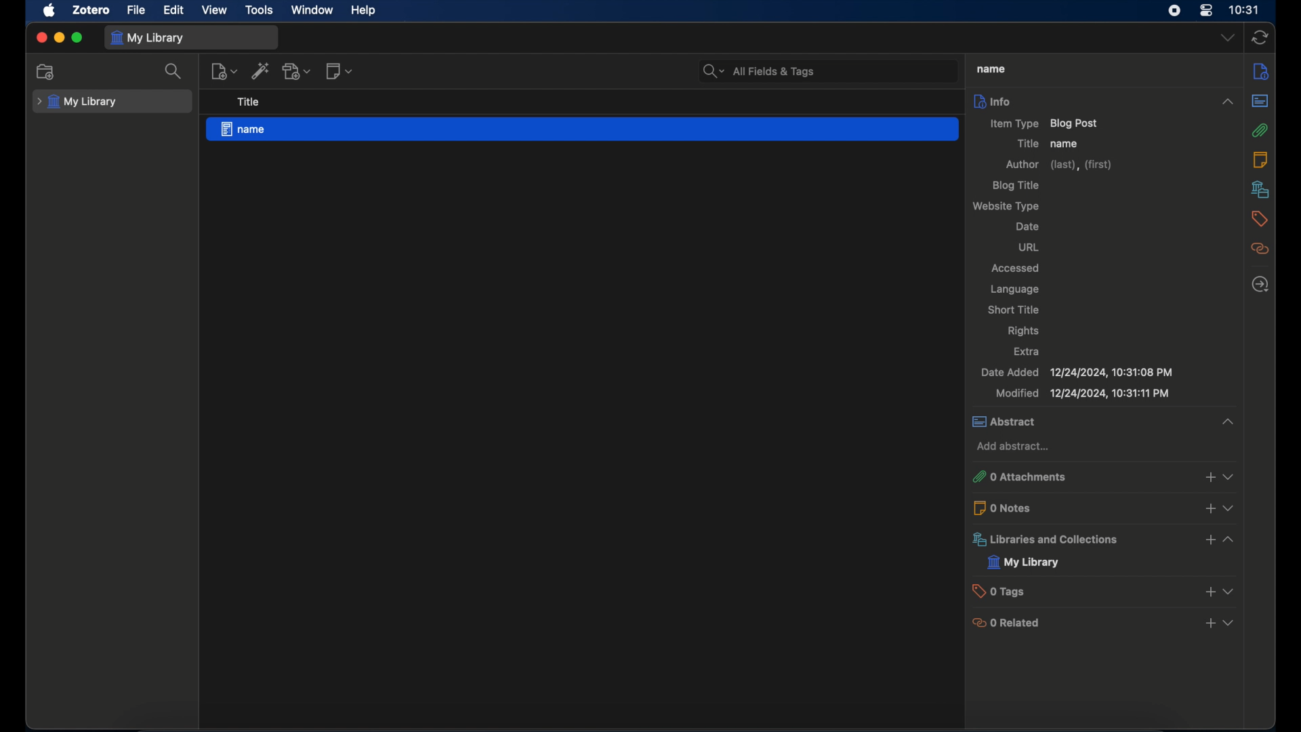 The width and height of the screenshot is (1301, 732). What do you see at coordinates (1058, 165) in the screenshot?
I see `author` at bounding box center [1058, 165].